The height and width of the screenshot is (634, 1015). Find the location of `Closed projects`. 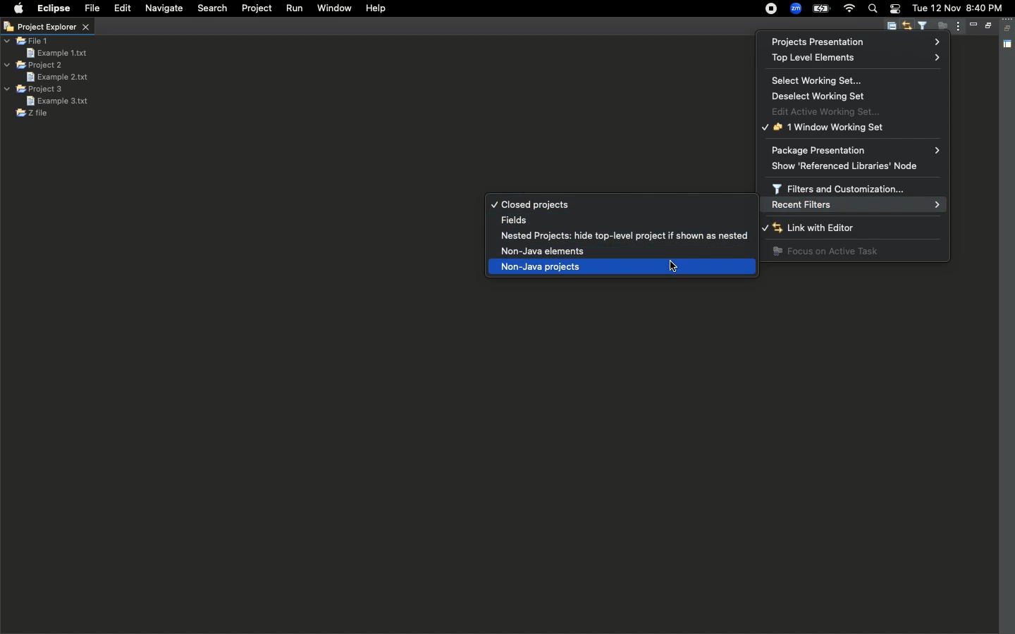

Closed projects is located at coordinates (572, 204).